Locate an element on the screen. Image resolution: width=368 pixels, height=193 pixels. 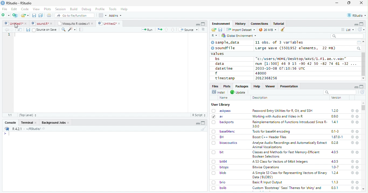
1.0-7 is located at coordinates (335, 167).